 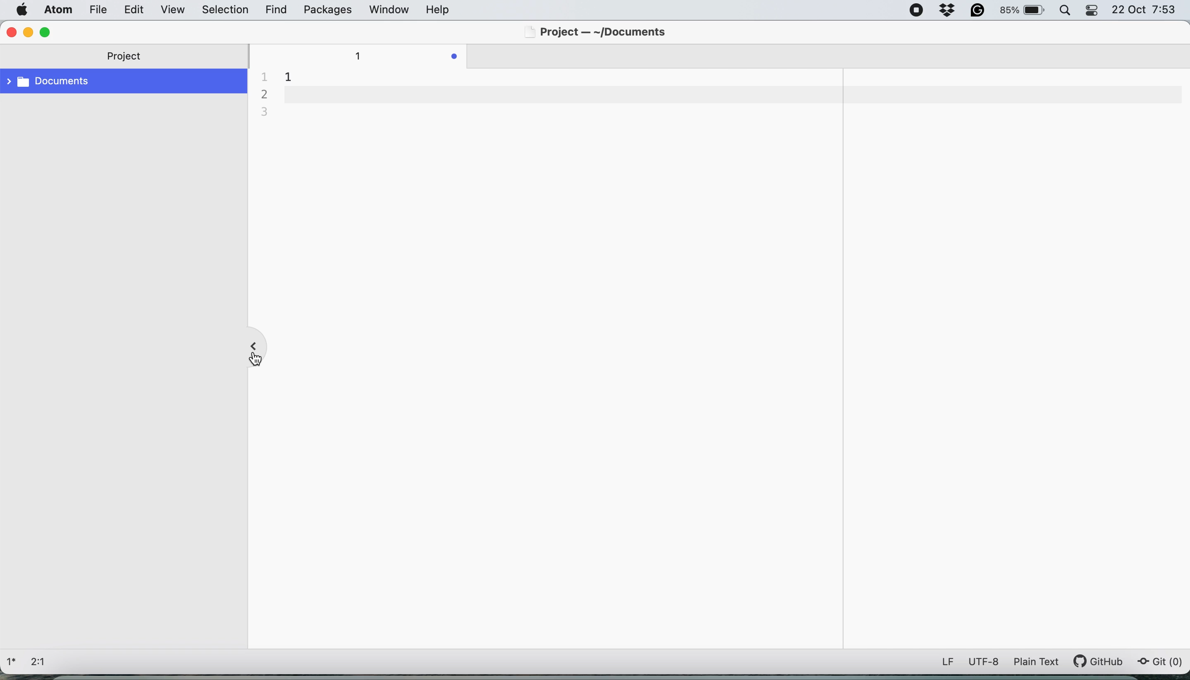 What do you see at coordinates (29, 32) in the screenshot?
I see `minimise` at bounding box center [29, 32].